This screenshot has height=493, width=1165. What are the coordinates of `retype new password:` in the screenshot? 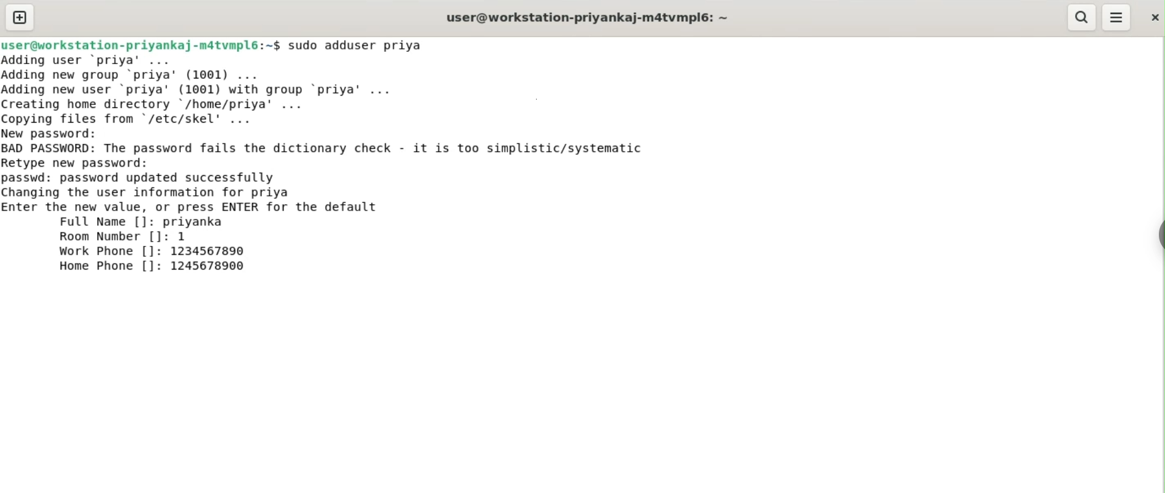 It's located at (84, 162).